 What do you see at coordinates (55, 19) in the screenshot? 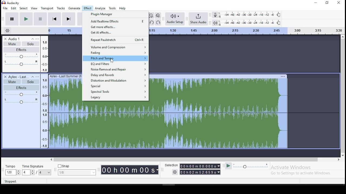
I see `skip to start` at bounding box center [55, 19].